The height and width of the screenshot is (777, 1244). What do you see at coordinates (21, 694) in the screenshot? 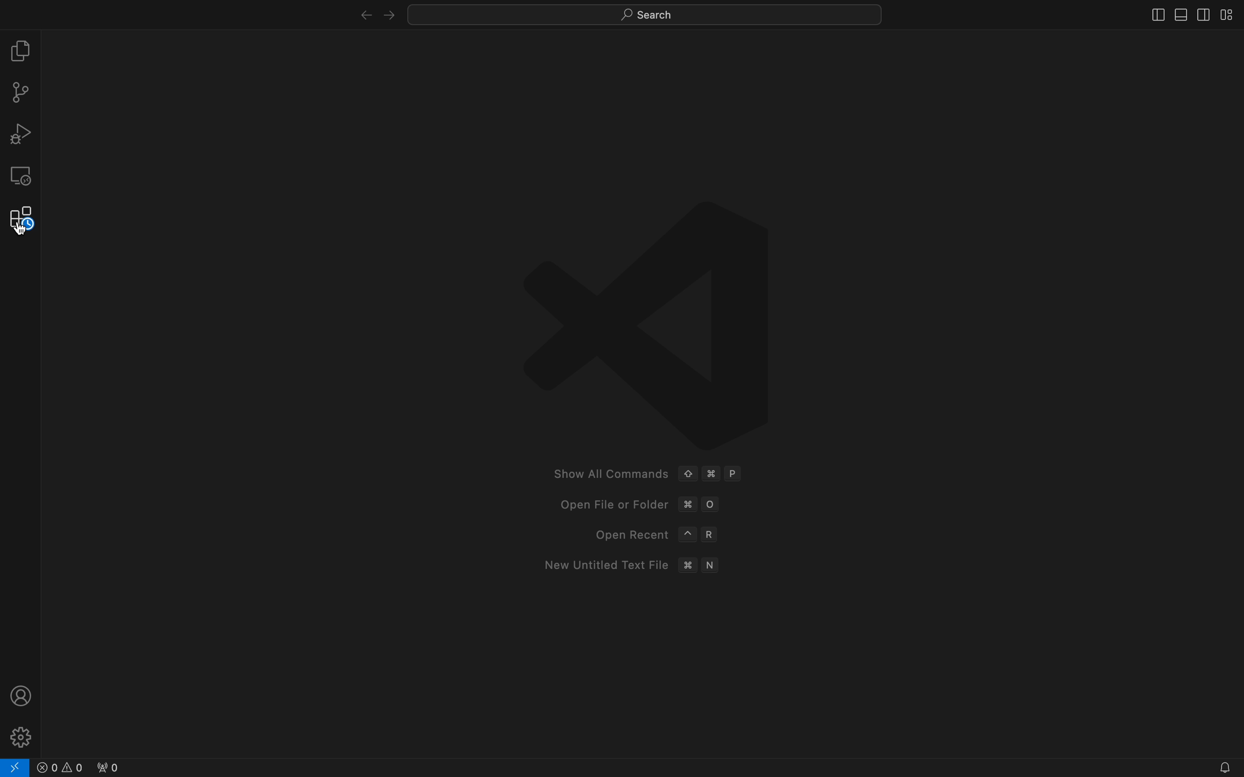
I see `profile` at bounding box center [21, 694].